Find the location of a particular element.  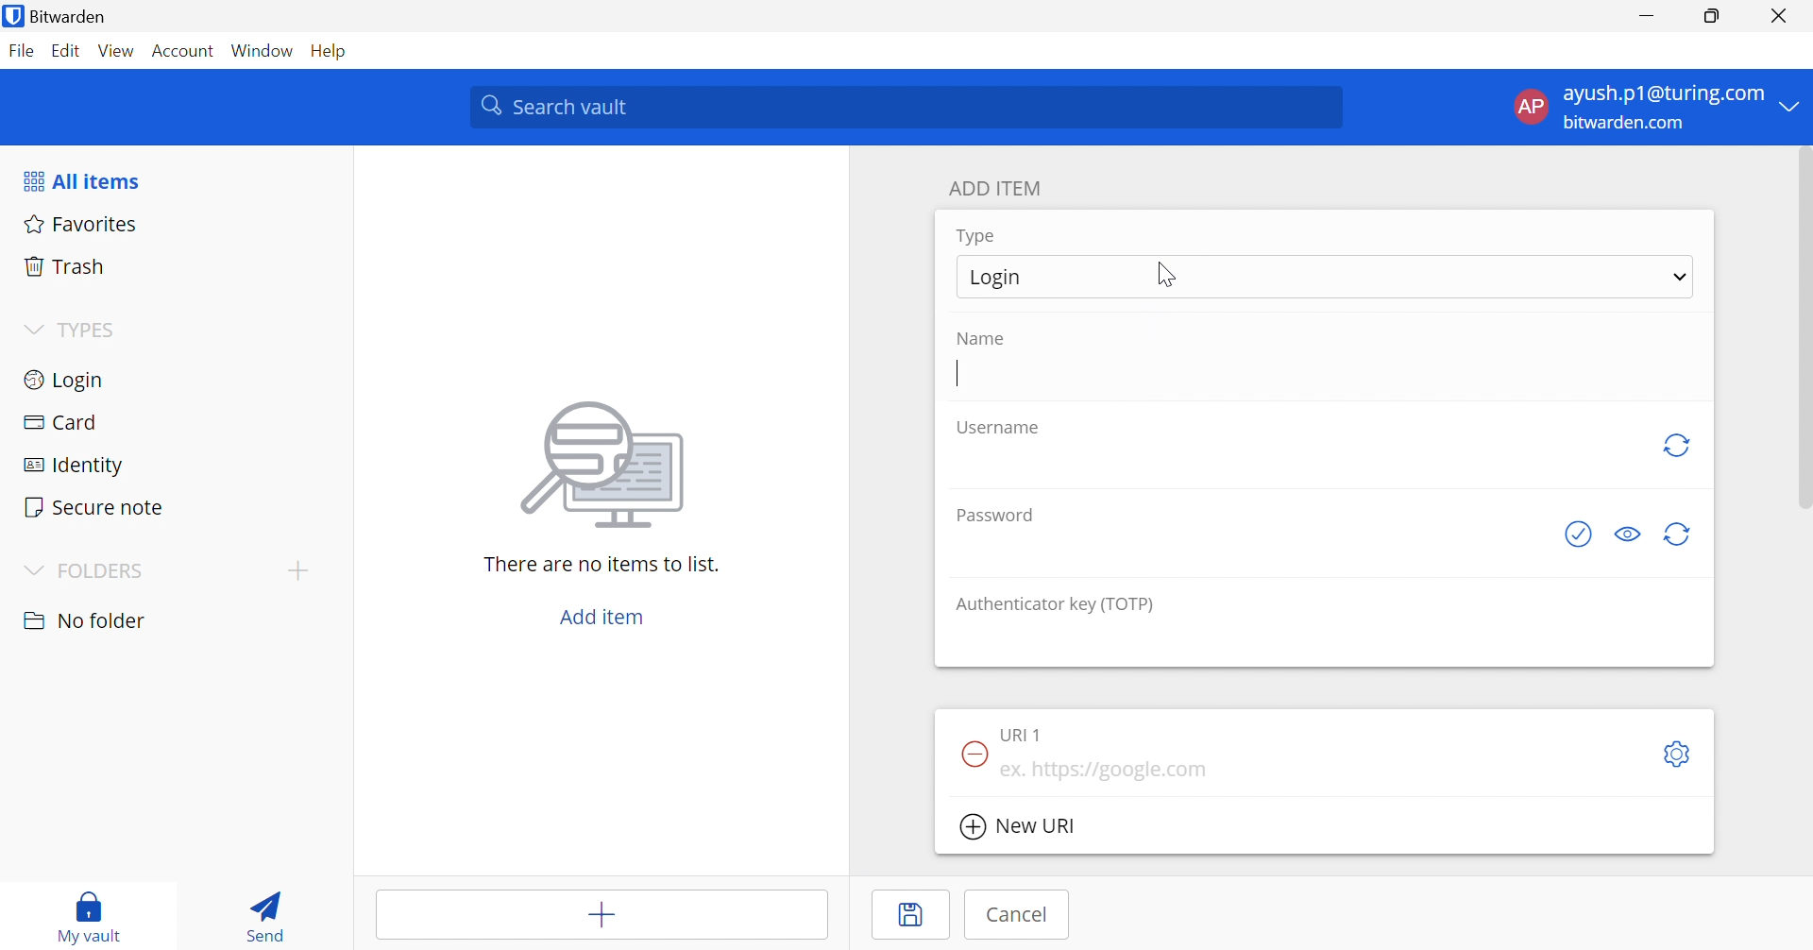

Check if password has been exposed is located at coordinates (1019, 732).